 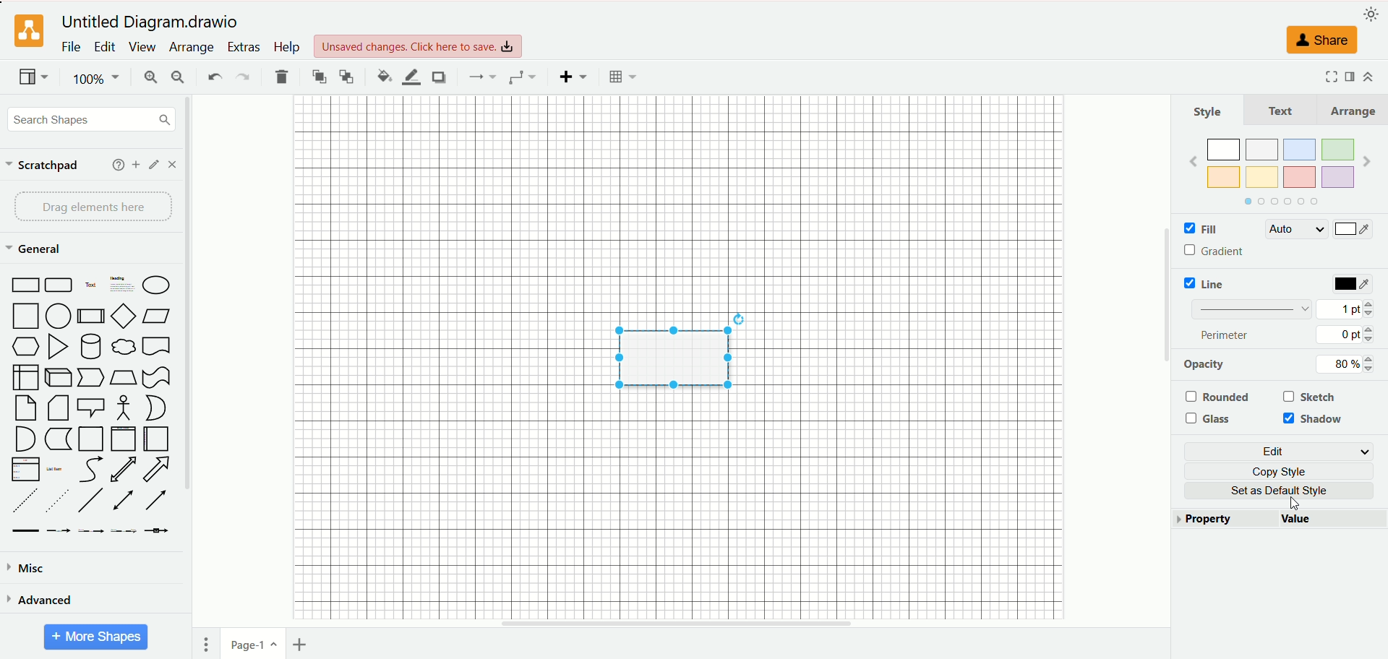 What do you see at coordinates (677, 624) in the screenshot?
I see `horizontal scroll bar` at bounding box center [677, 624].